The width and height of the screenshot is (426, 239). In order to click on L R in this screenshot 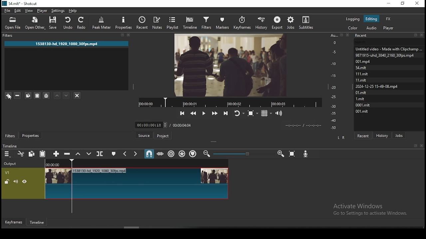, I will do `click(341, 137)`.